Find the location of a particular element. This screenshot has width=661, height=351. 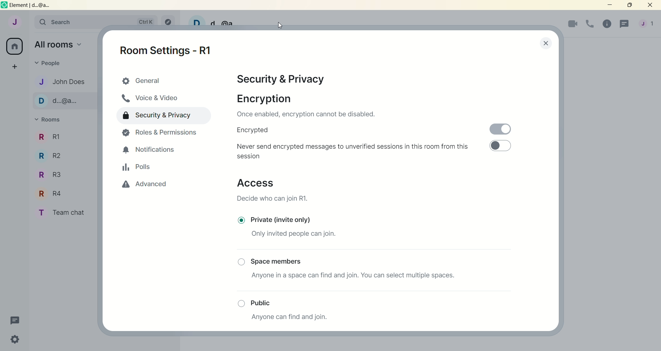

Anyone in a space can find and join. You can select multiple spaces. is located at coordinates (352, 275).